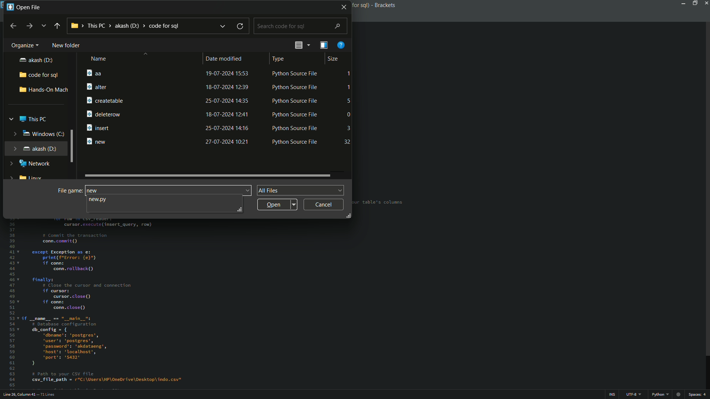 Image resolution: width=710 pixels, height=399 pixels. What do you see at coordinates (228, 114) in the screenshot?
I see `18-07-2024 12:41` at bounding box center [228, 114].